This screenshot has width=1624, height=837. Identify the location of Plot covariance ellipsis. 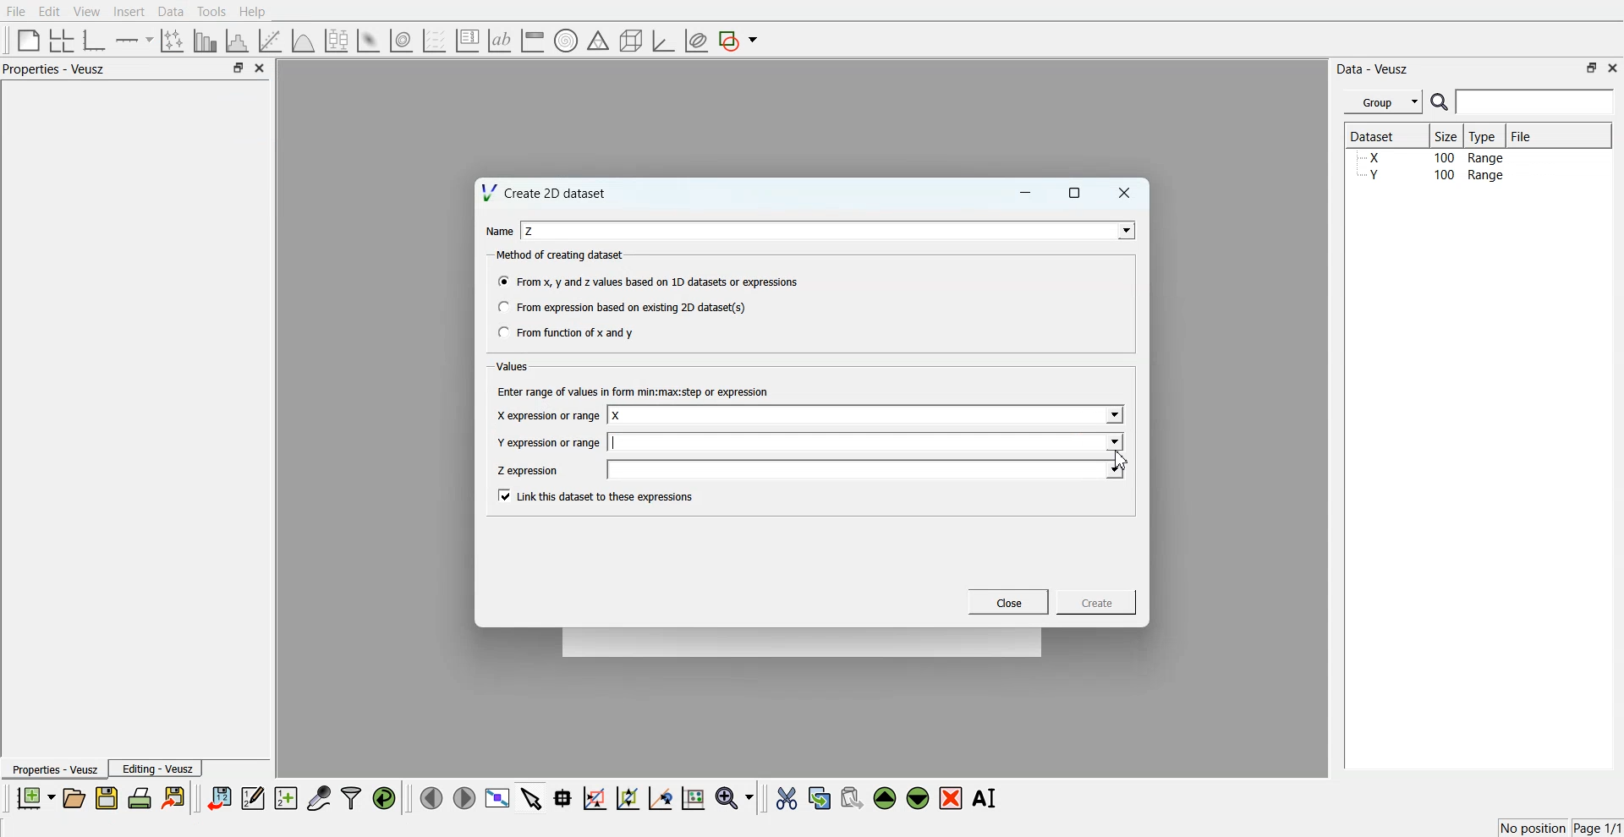
(697, 41).